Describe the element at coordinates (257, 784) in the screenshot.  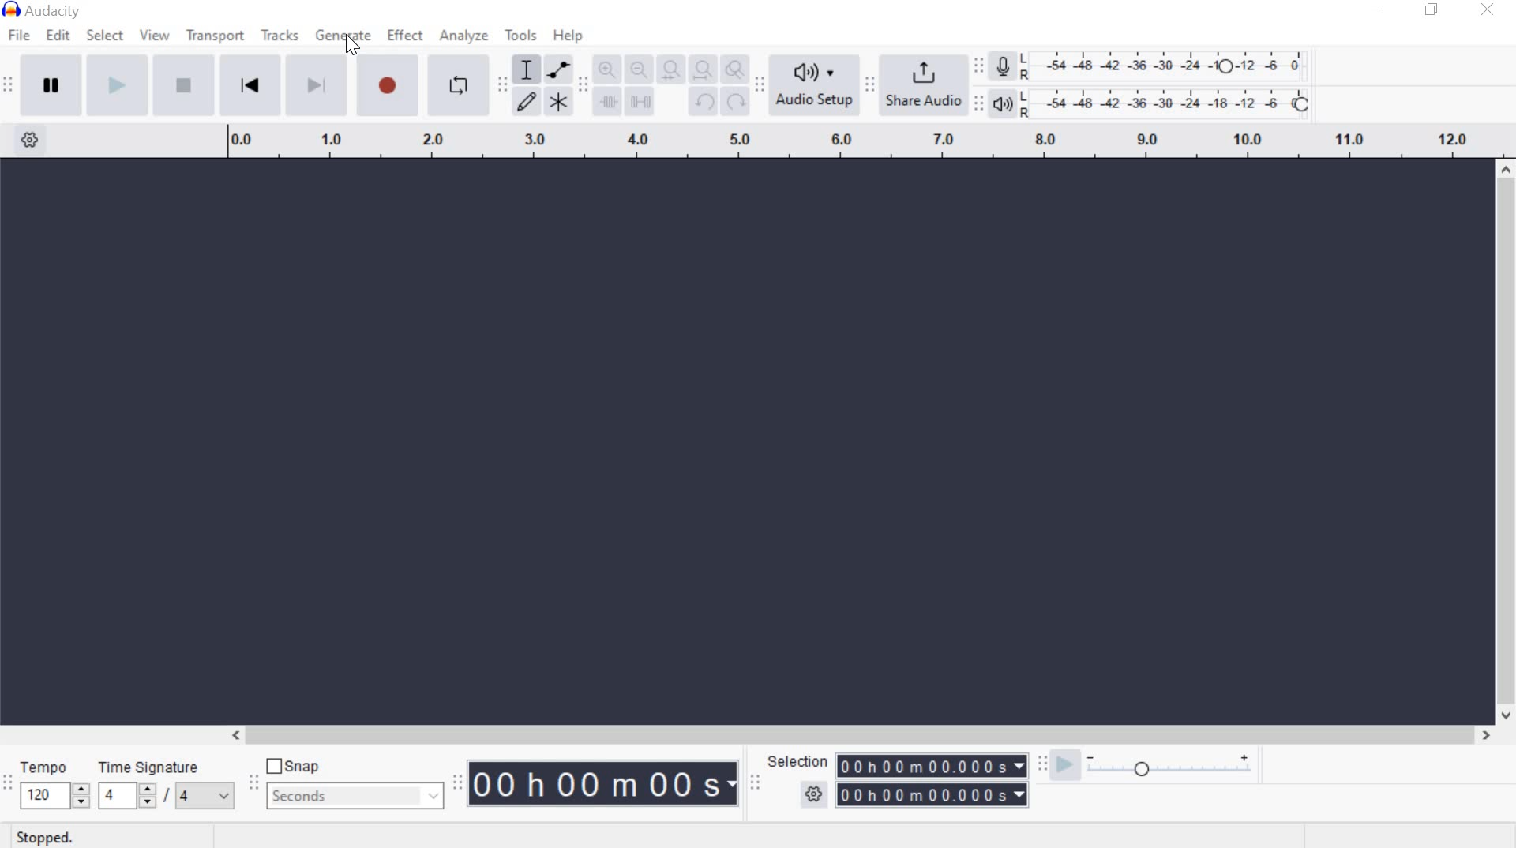
I see `Snapping toolbar` at that location.